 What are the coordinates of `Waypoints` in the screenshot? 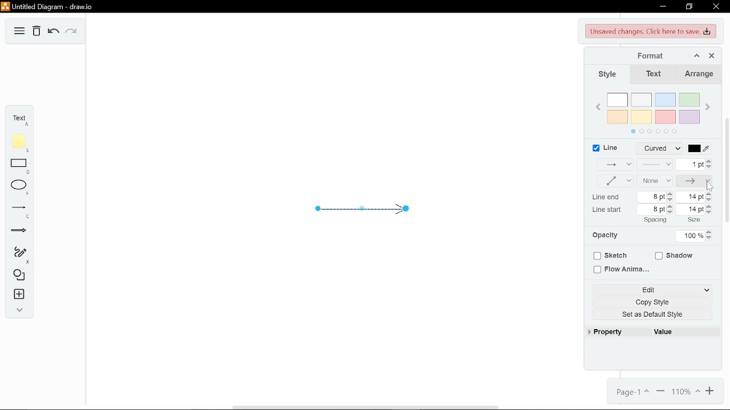 It's located at (611, 181).